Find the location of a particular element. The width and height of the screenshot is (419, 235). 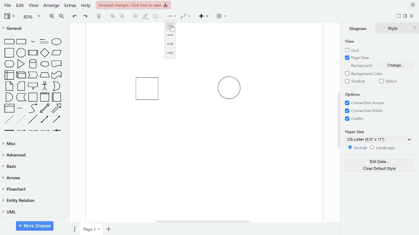

tape is located at coordinates (56, 75).